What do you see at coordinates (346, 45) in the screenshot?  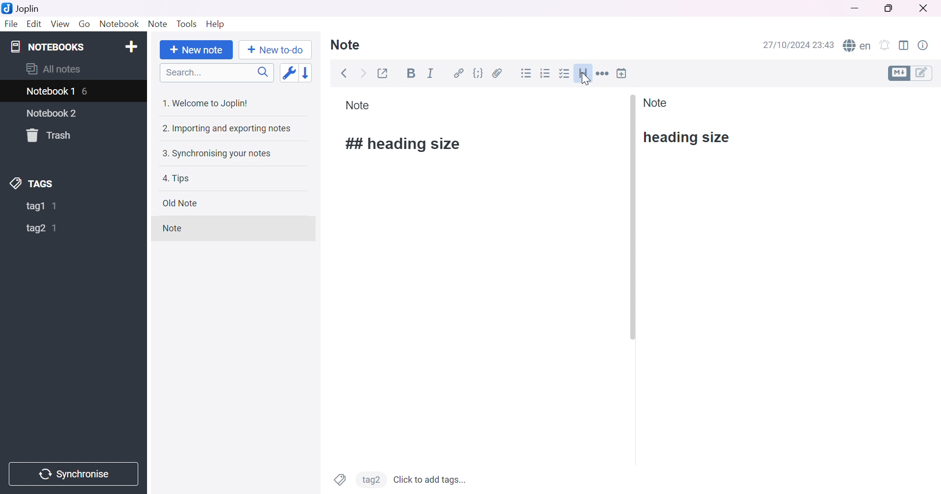 I see `Note` at bounding box center [346, 45].